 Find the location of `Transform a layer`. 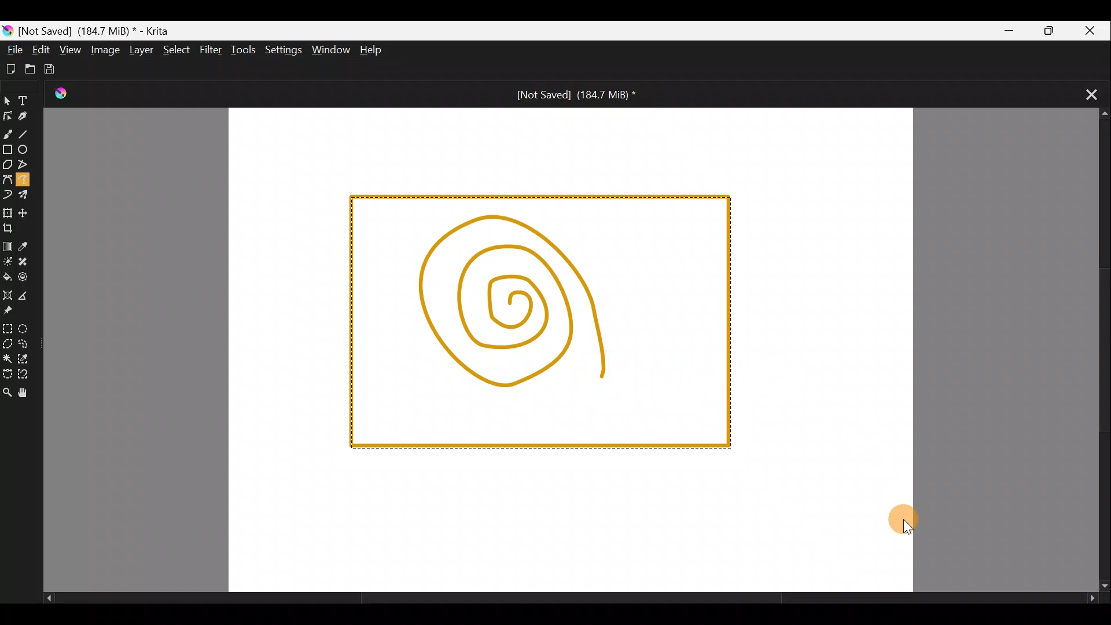

Transform a layer is located at coordinates (7, 214).